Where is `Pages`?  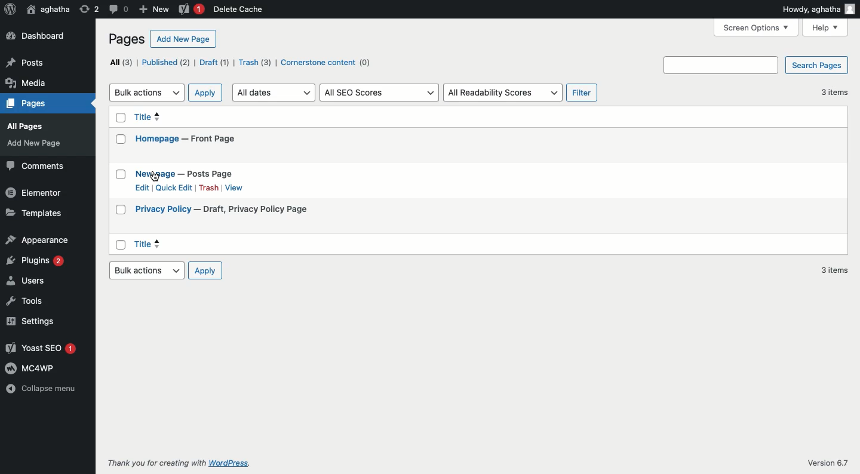
Pages is located at coordinates (127, 39).